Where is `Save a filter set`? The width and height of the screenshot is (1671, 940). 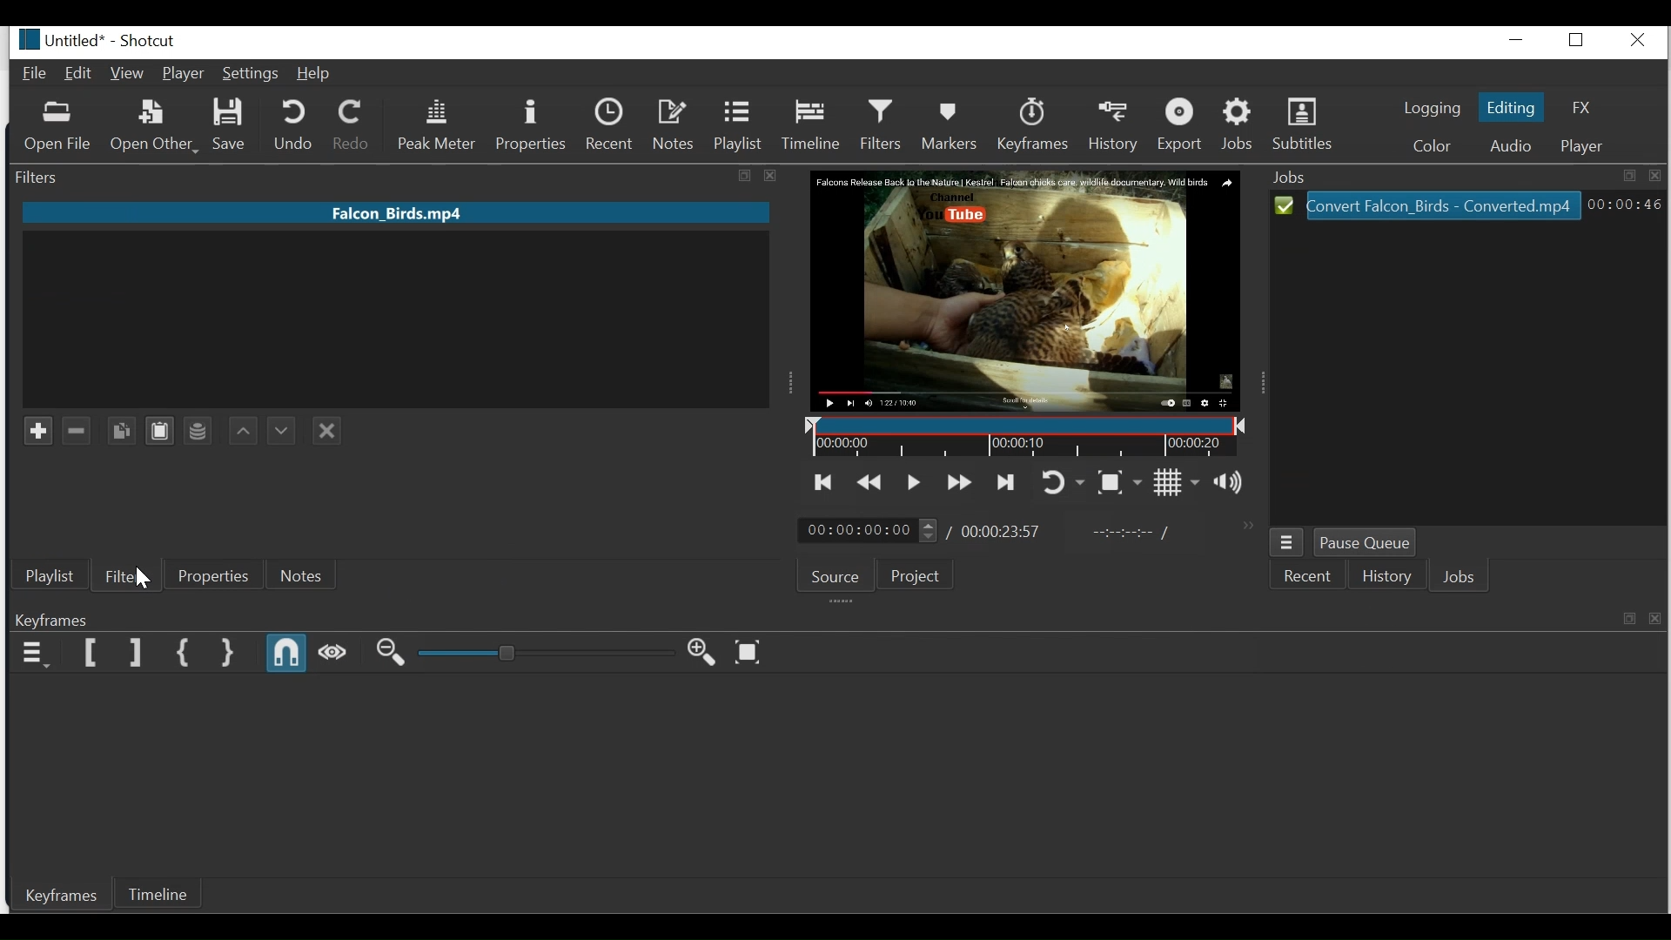
Save a filter set is located at coordinates (200, 430).